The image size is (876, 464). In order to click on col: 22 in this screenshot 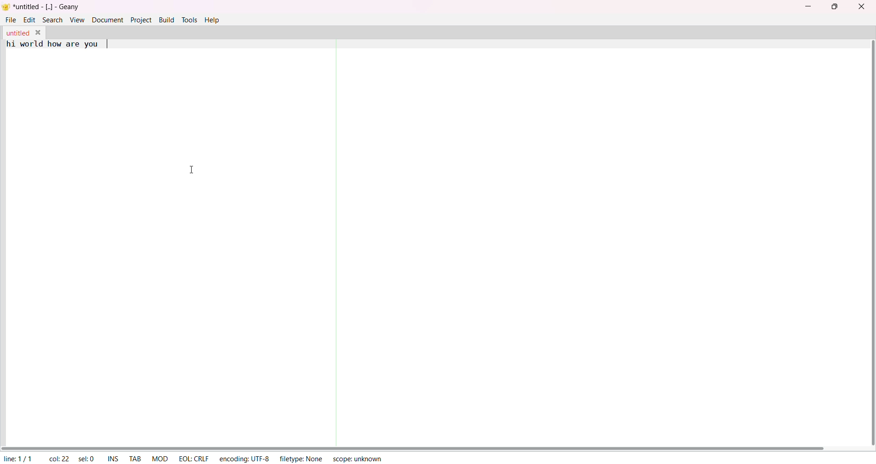, I will do `click(59, 458)`.